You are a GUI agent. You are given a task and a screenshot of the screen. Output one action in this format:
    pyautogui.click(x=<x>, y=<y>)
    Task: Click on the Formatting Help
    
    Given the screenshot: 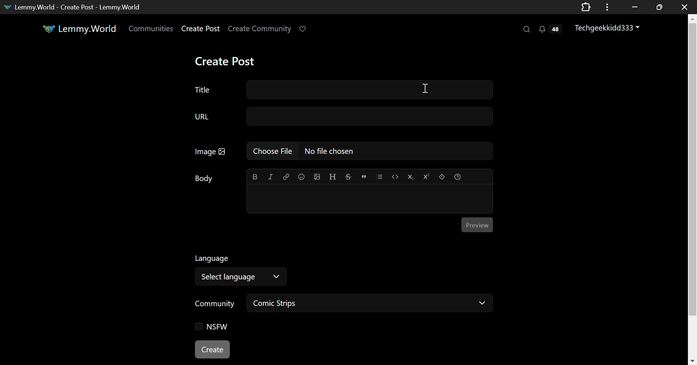 What is the action you would take?
    pyautogui.click(x=457, y=176)
    